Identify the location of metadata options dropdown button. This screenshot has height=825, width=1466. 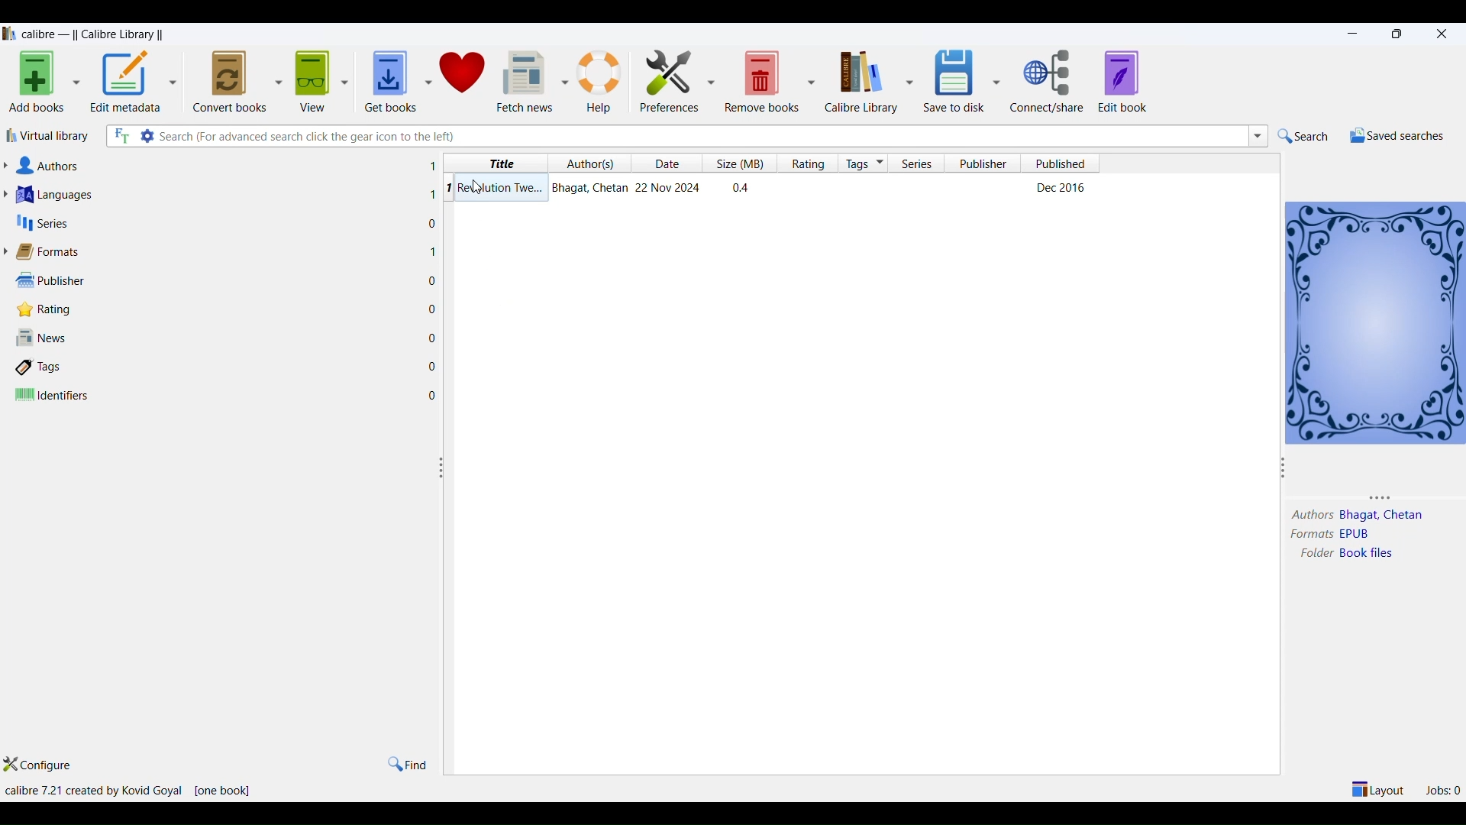
(177, 79).